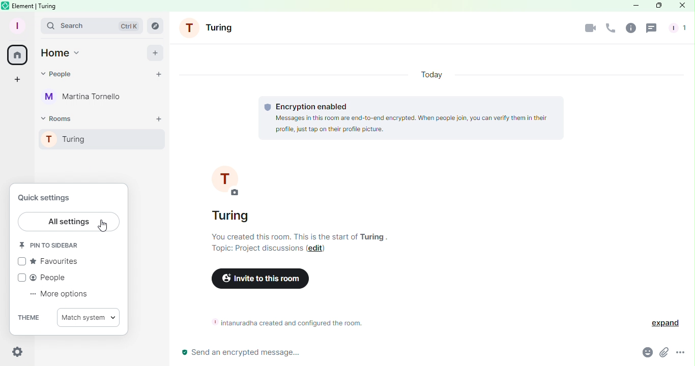 The height and width of the screenshot is (366, 695). What do you see at coordinates (22, 262) in the screenshot?
I see `check box` at bounding box center [22, 262].